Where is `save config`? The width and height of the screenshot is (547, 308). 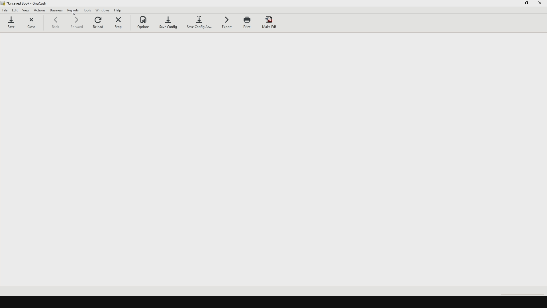 save config is located at coordinates (170, 23).